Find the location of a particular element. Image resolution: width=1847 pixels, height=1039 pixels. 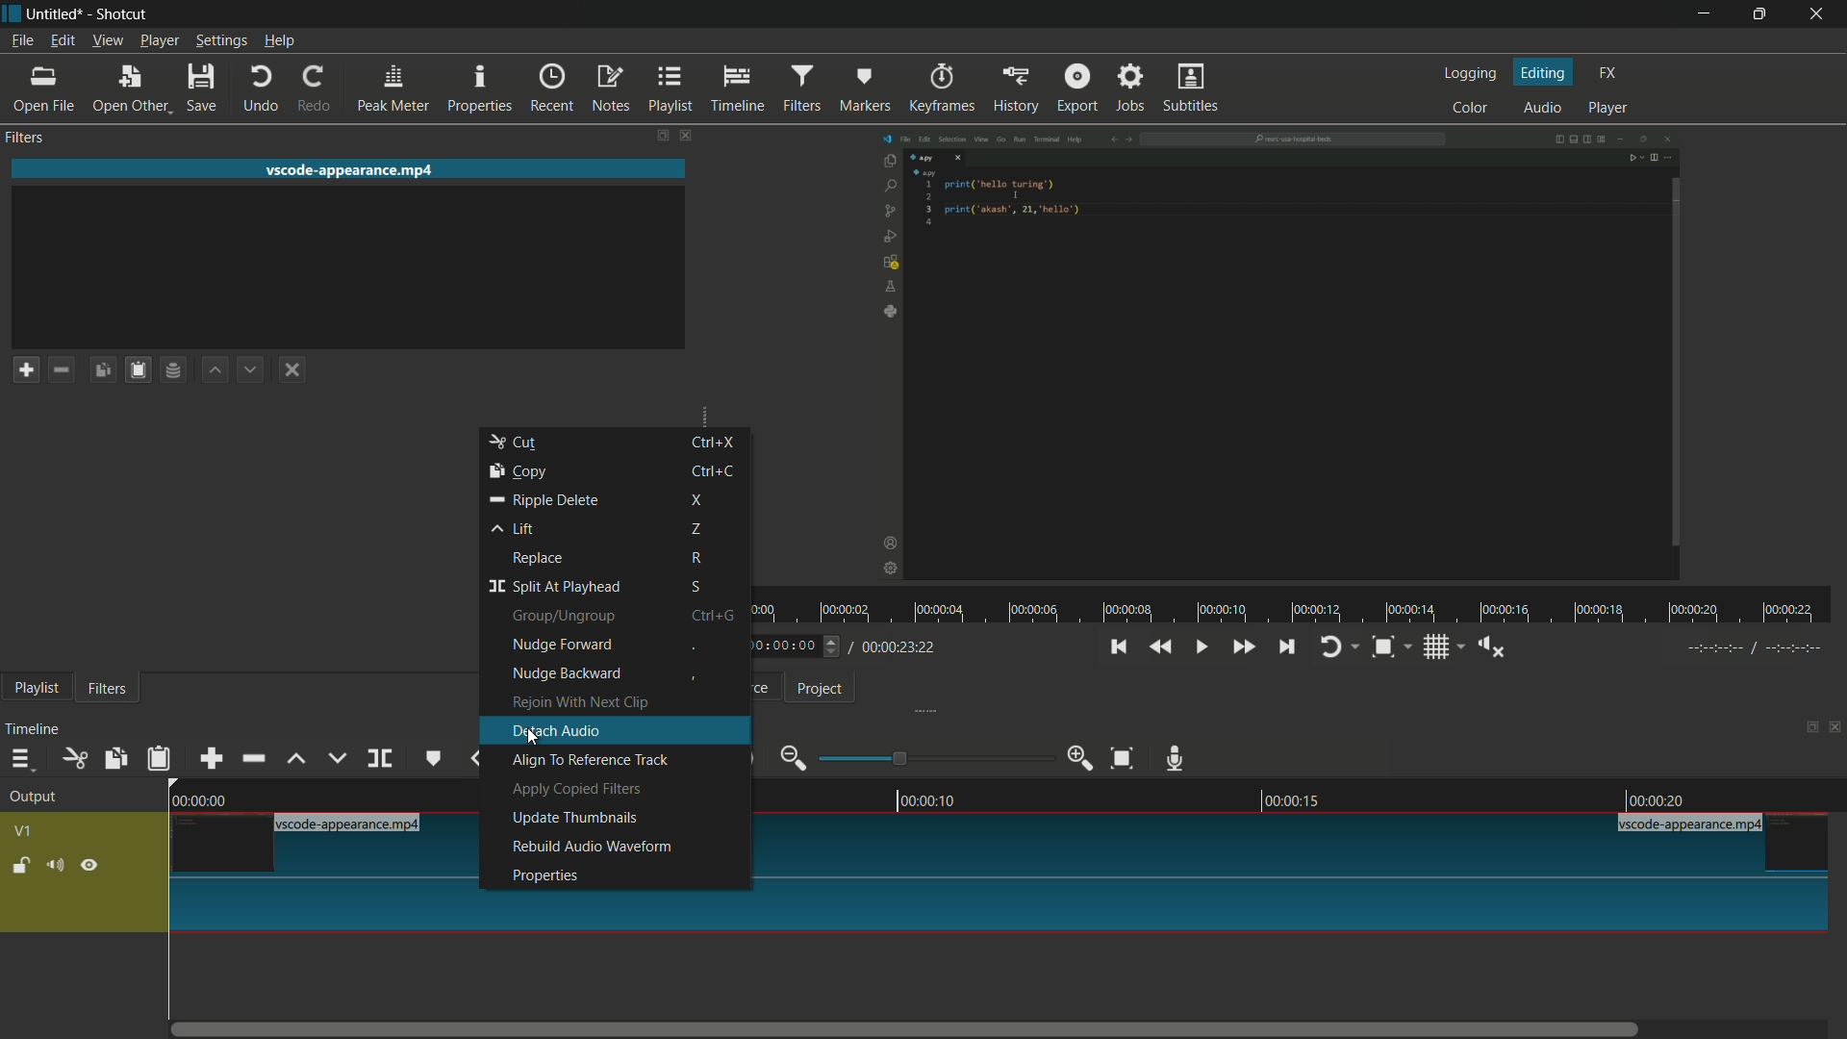

add a filter is located at coordinates (25, 368).